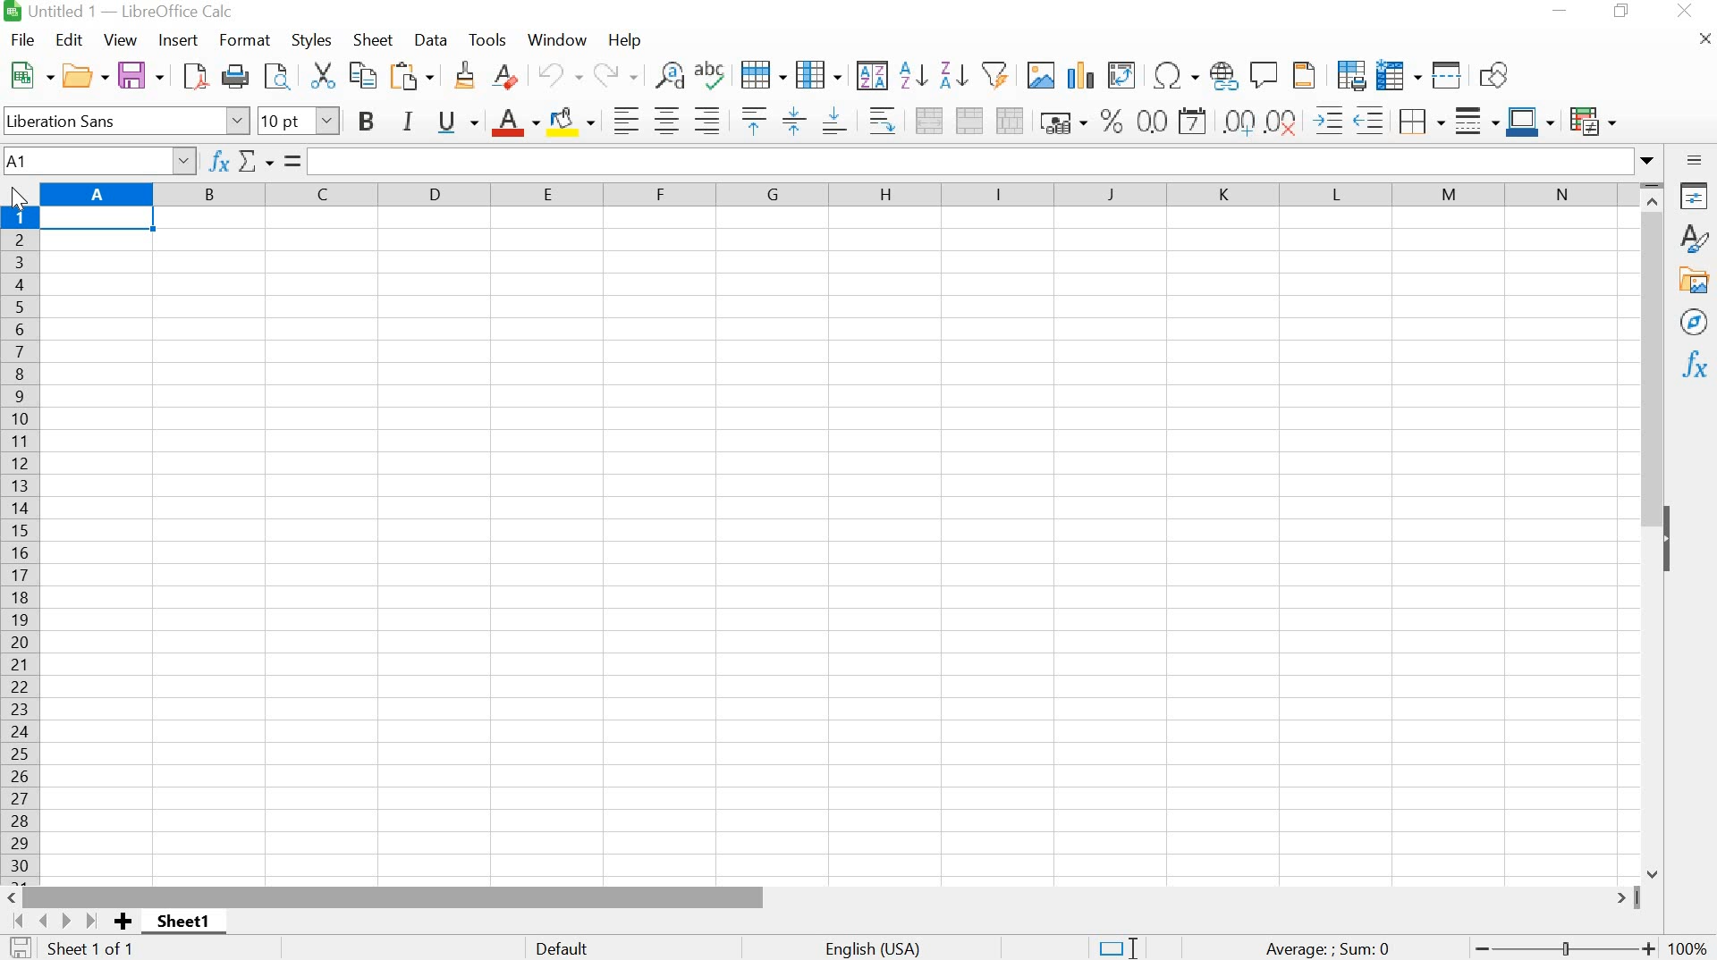 The image size is (1717, 960). I want to click on Center Vertically, so click(790, 122).